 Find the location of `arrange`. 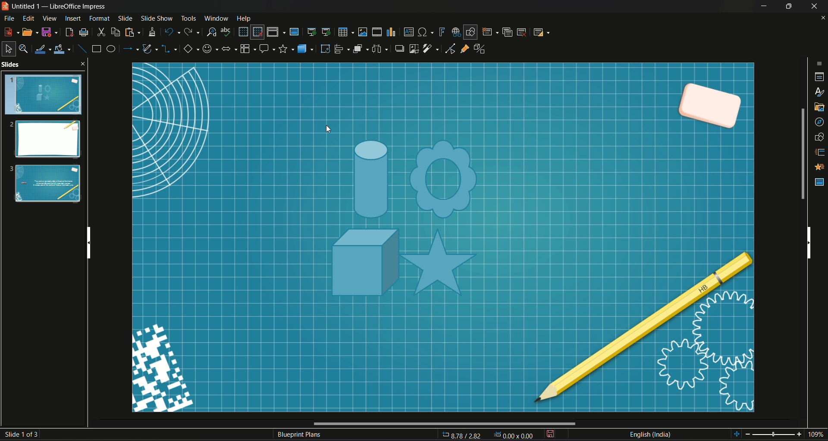

arrange is located at coordinates (361, 49).